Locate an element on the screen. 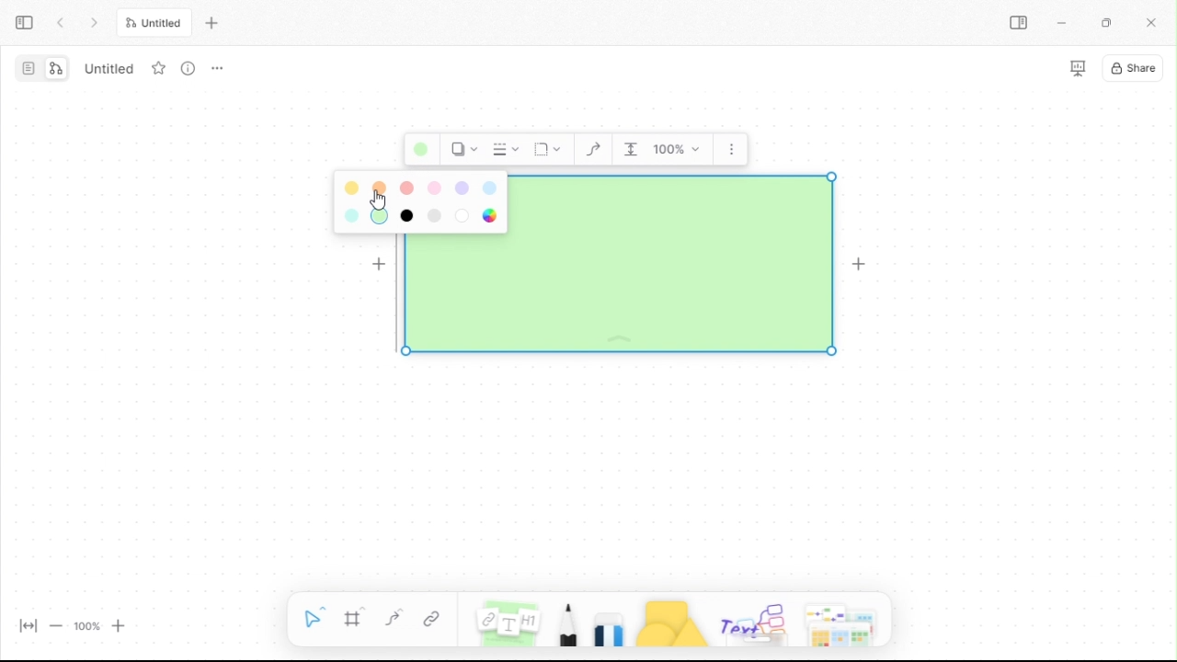 This screenshot has height=662, width=1177. Indentation is located at coordinates (631, 150).